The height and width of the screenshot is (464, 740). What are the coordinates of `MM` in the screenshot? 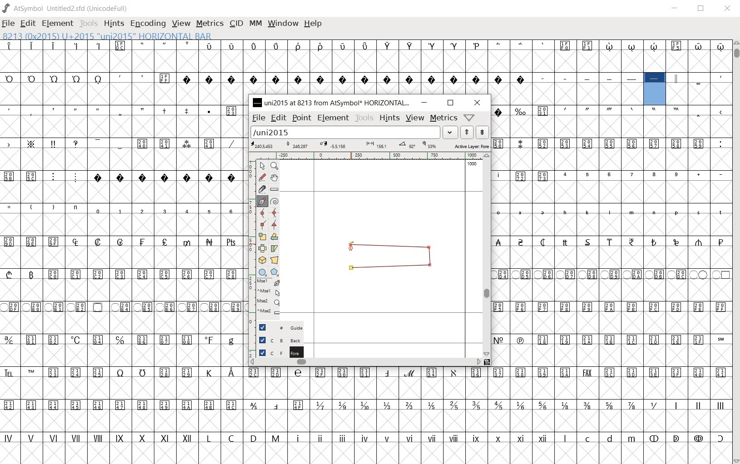 It's located at (256, 24).